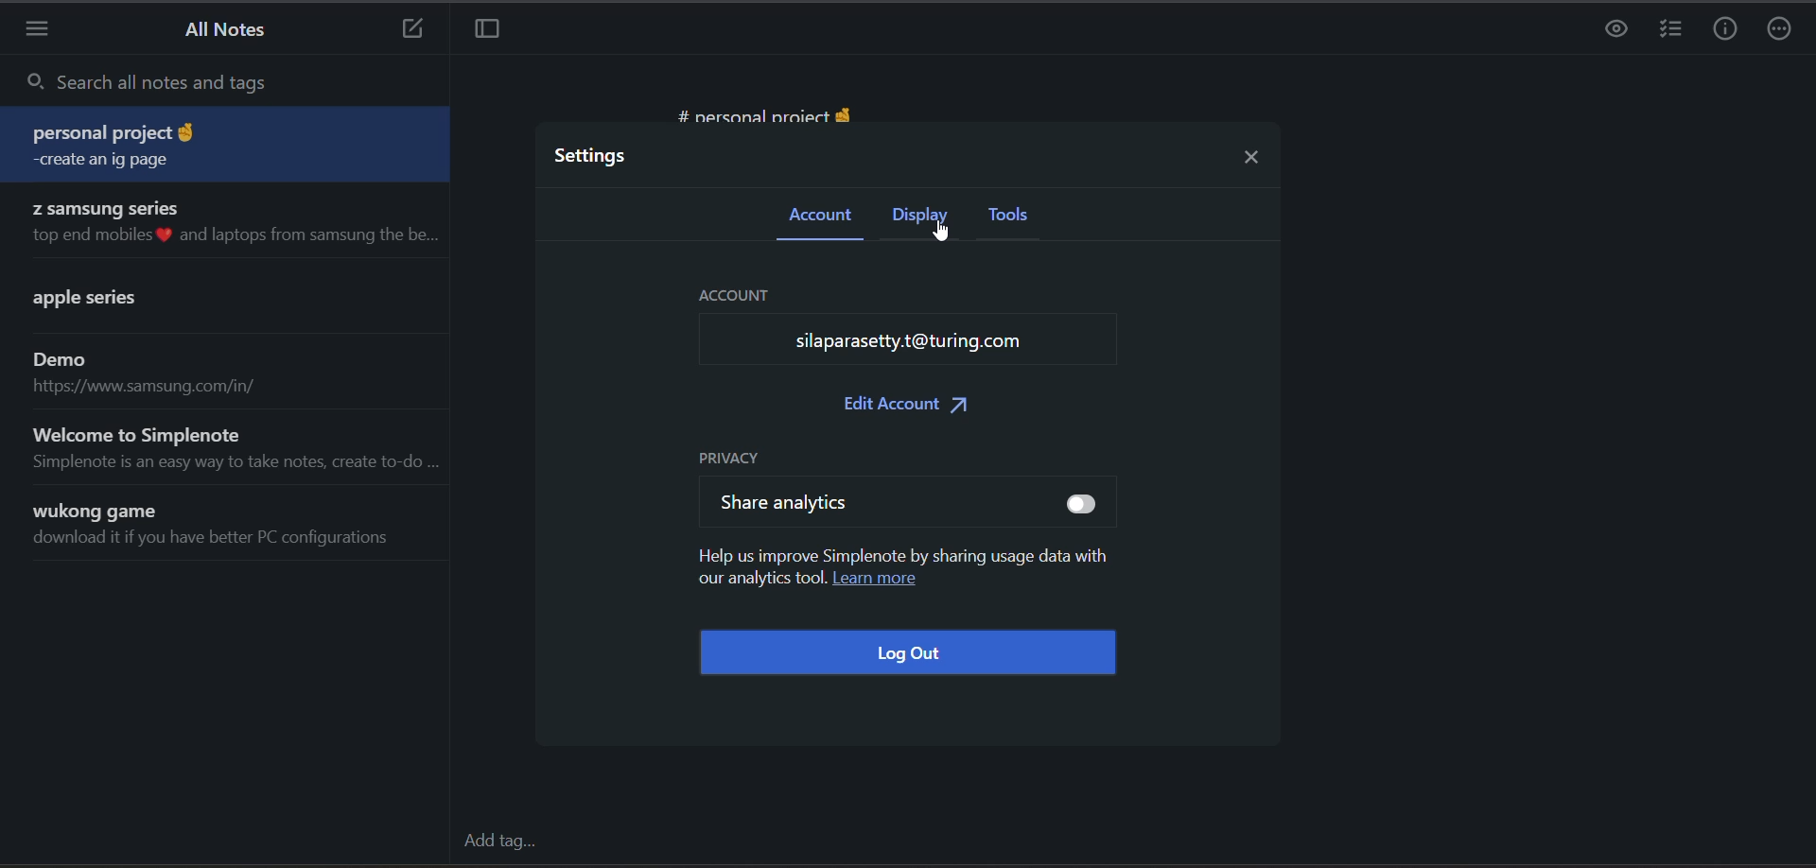  I want to click on cursor, so click(947, 234).